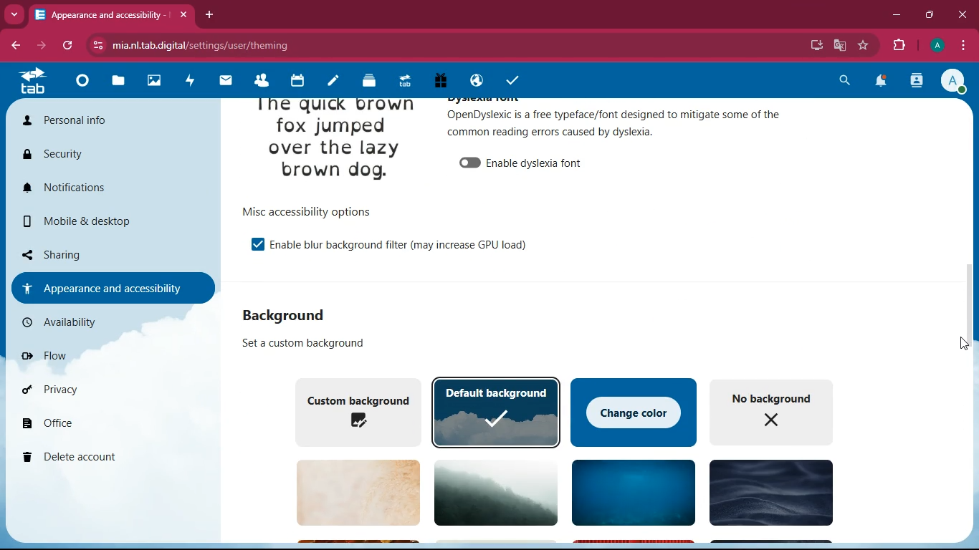 The height and width of the screenshot is (550, 979). What do you see at coordinates (932, 14) in the screenshot?
I see `maximize` at bounding box center [932, 14].